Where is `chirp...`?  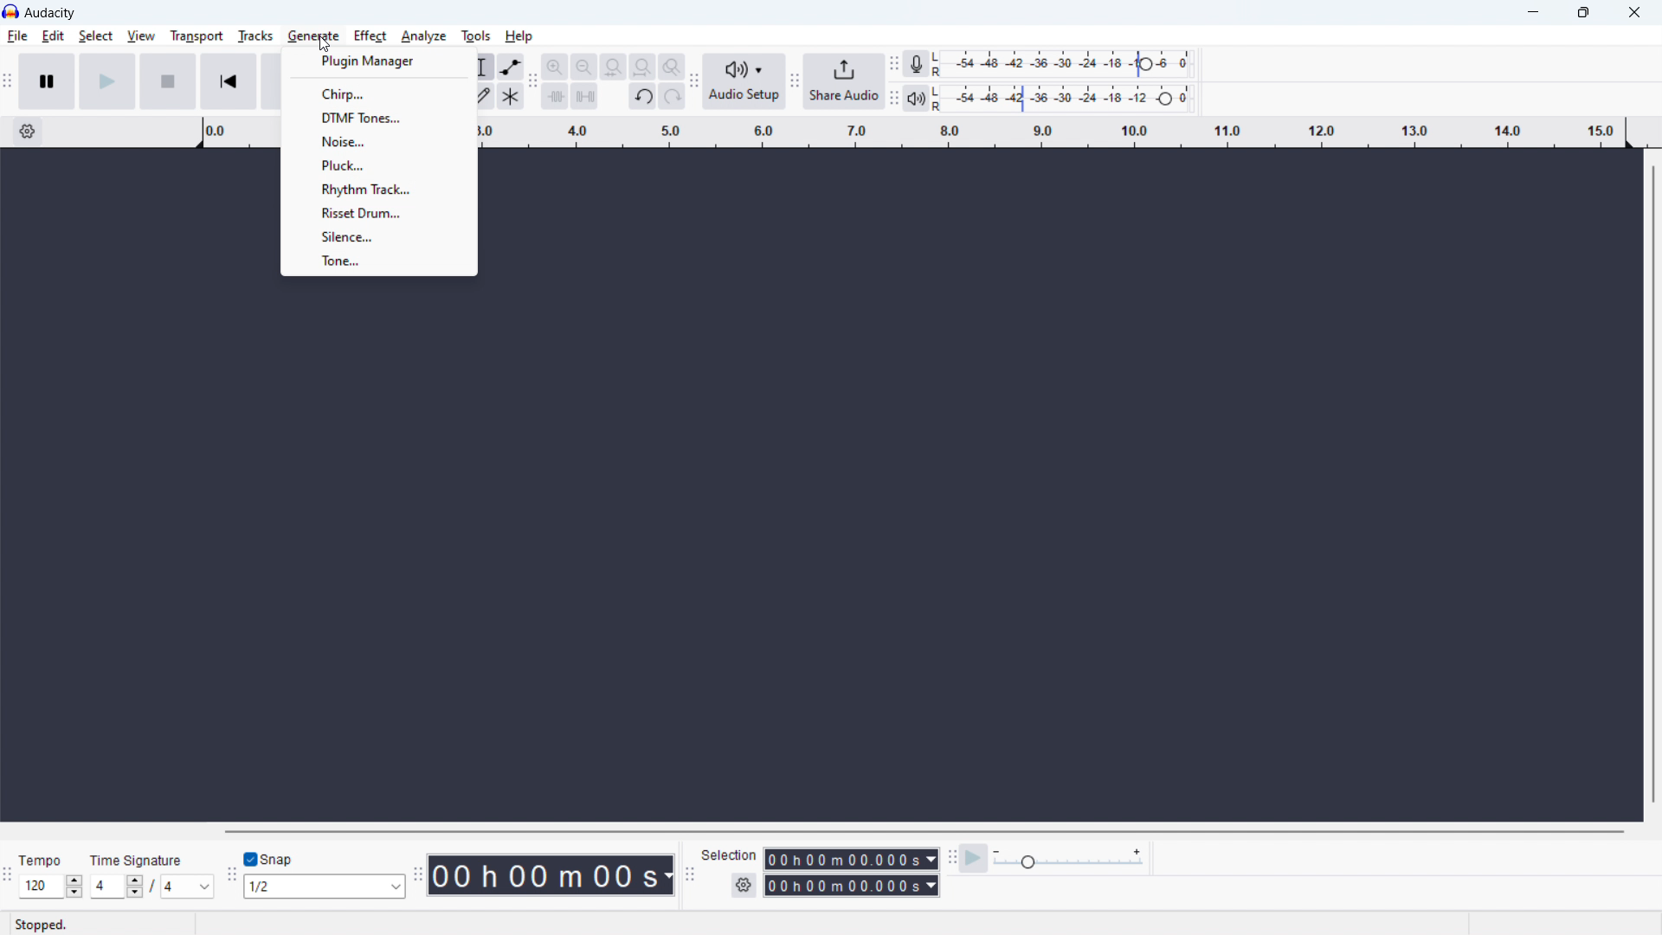
chirp... is located at coordinates (380, 94).